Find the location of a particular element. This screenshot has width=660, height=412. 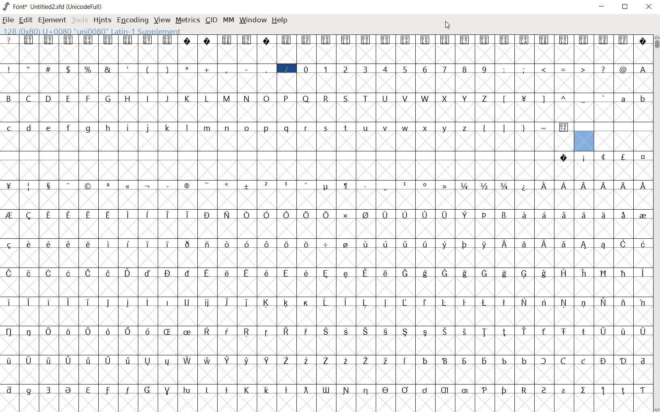

glyph is located at coordinates (68, 98).